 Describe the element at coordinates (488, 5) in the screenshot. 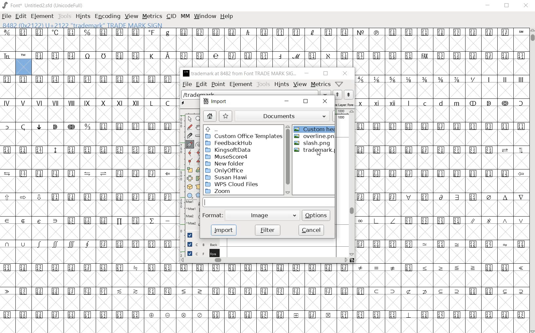

I see `MINIMIZE` at that location.